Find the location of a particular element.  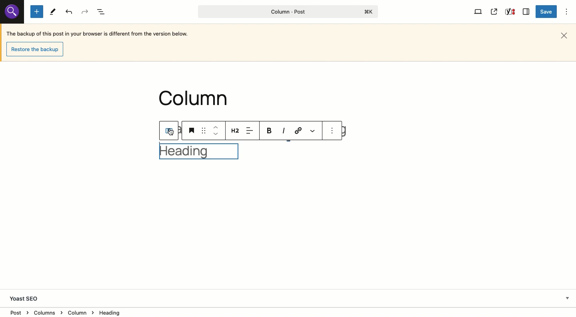

Bold is located at coordinates (270, 131).